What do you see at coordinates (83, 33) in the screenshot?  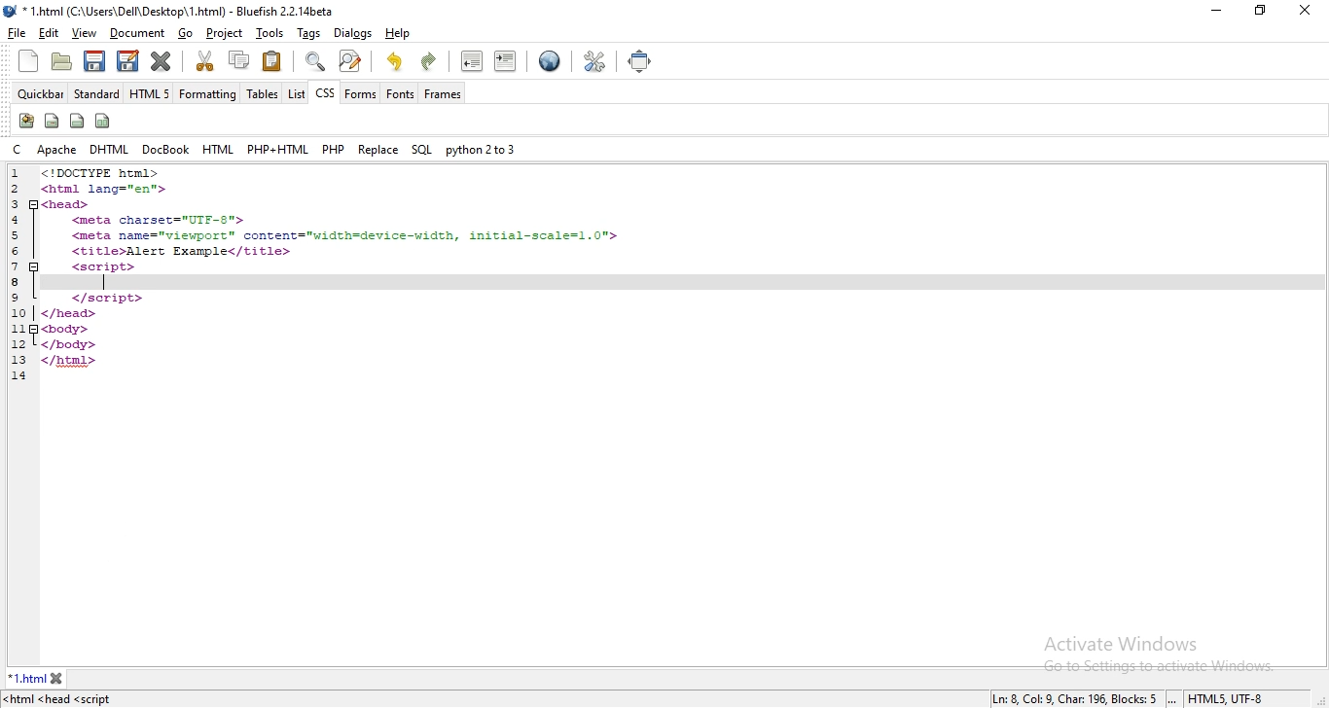 I see `view` at bounding box center [83, 33].